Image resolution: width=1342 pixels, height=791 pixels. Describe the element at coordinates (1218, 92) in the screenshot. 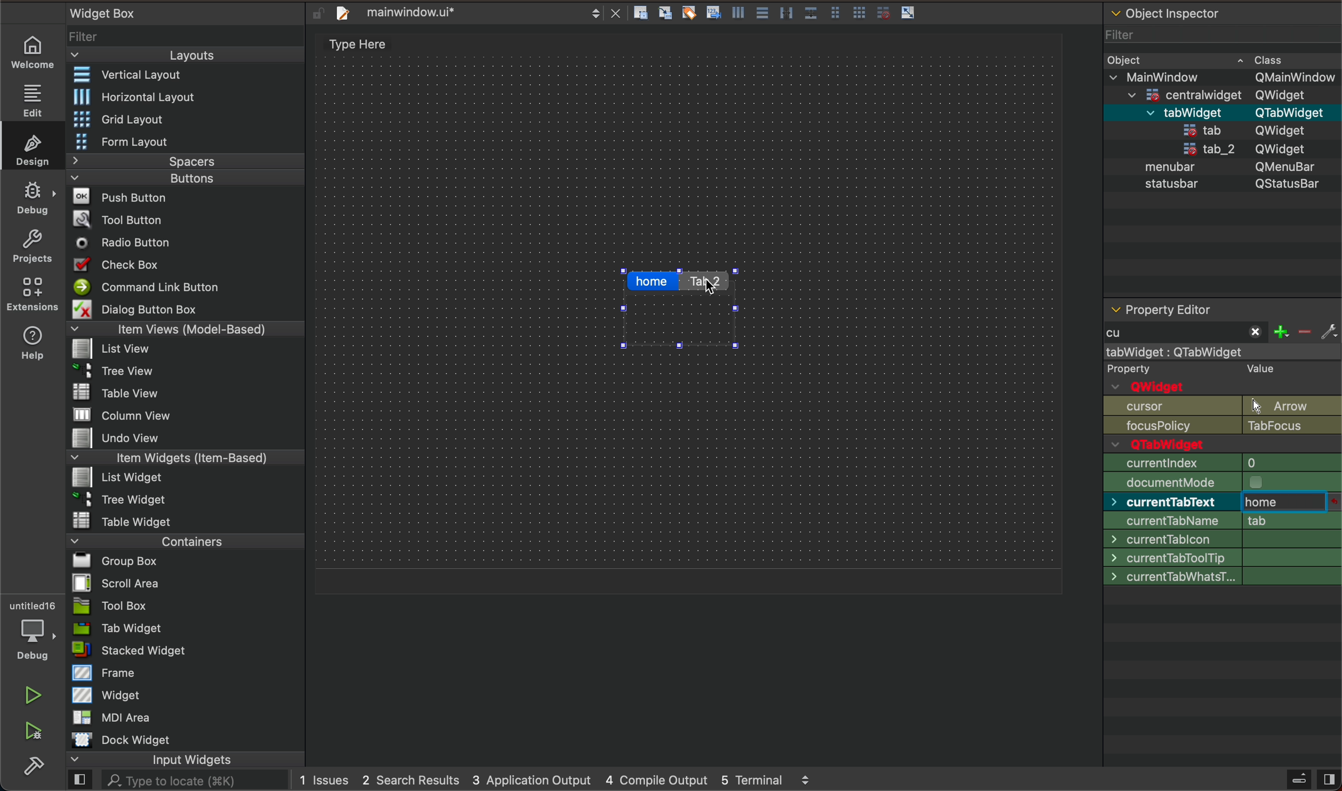

I see `=centralwidaet OWidaet` at that location.